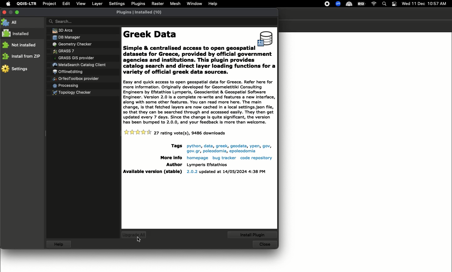  I want to click on Extension, so click(339, 4).